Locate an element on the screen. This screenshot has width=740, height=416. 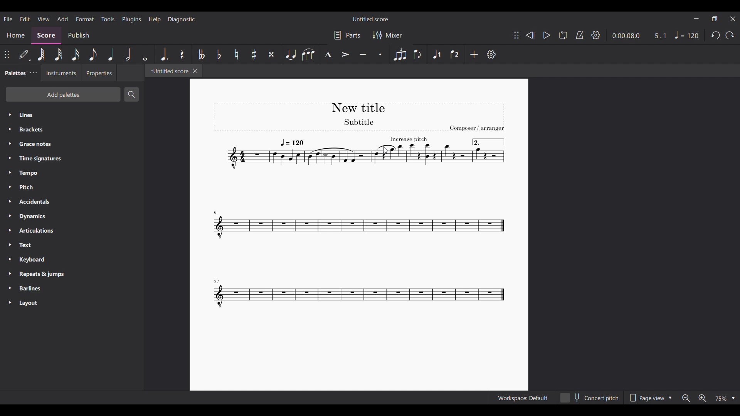
Play is located at coordinates (543, 35).